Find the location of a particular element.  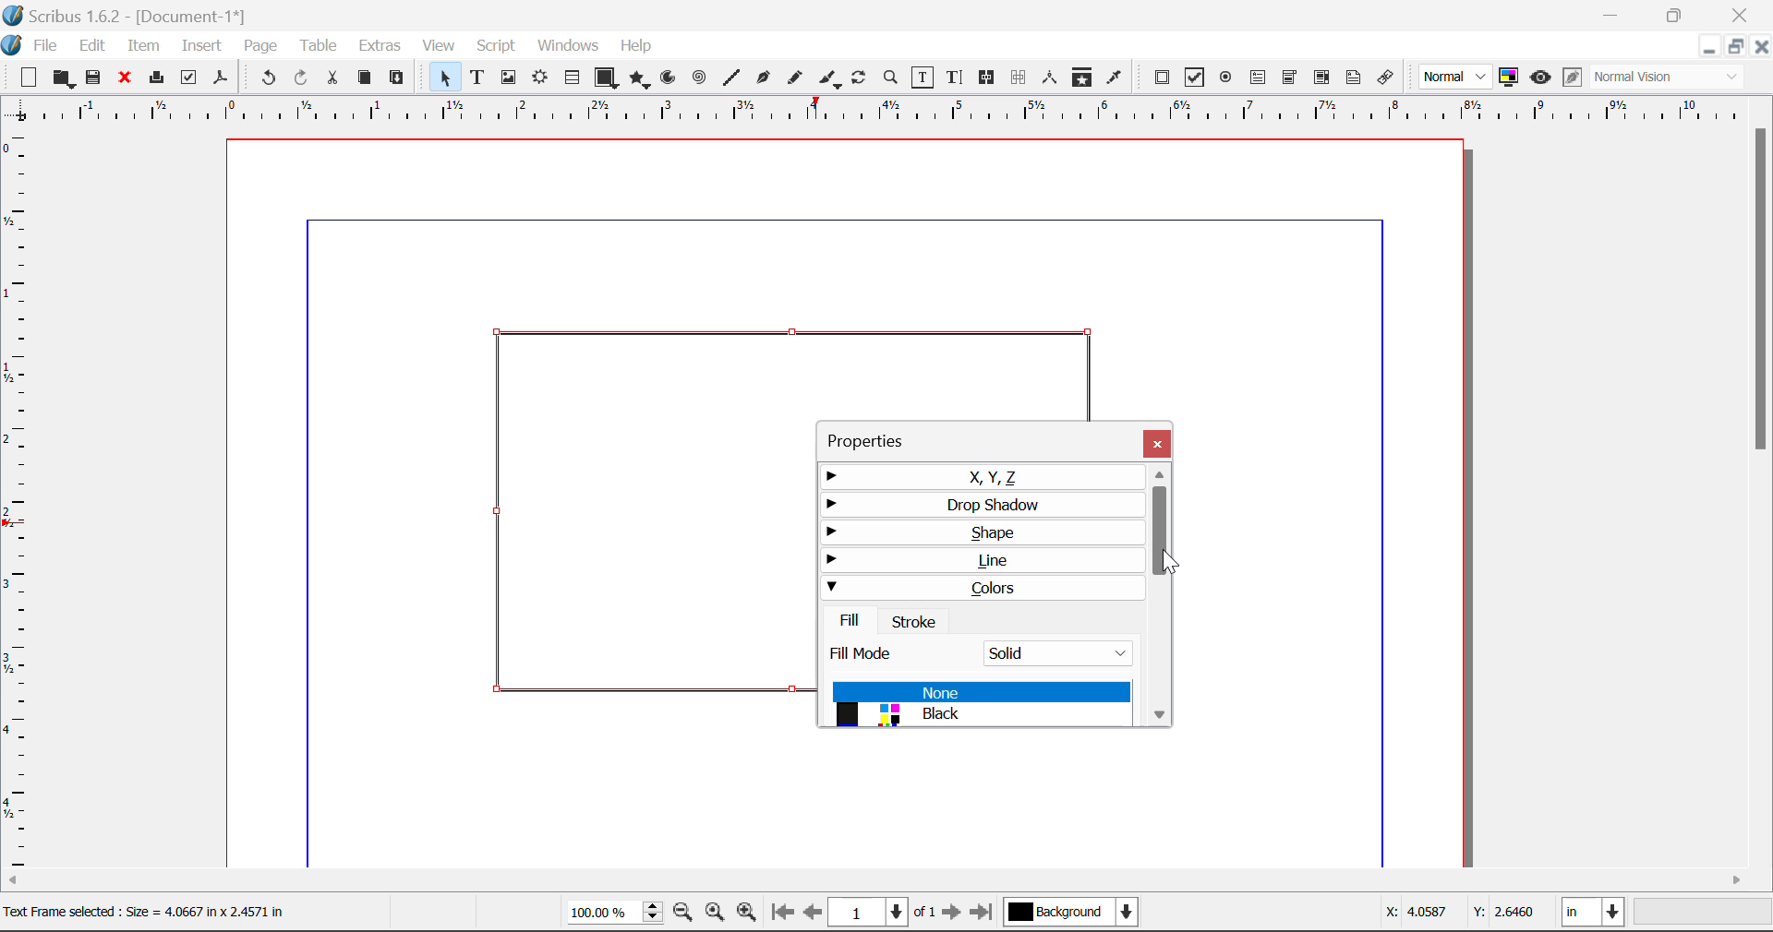

Close is located at coordinates (1762, 46).